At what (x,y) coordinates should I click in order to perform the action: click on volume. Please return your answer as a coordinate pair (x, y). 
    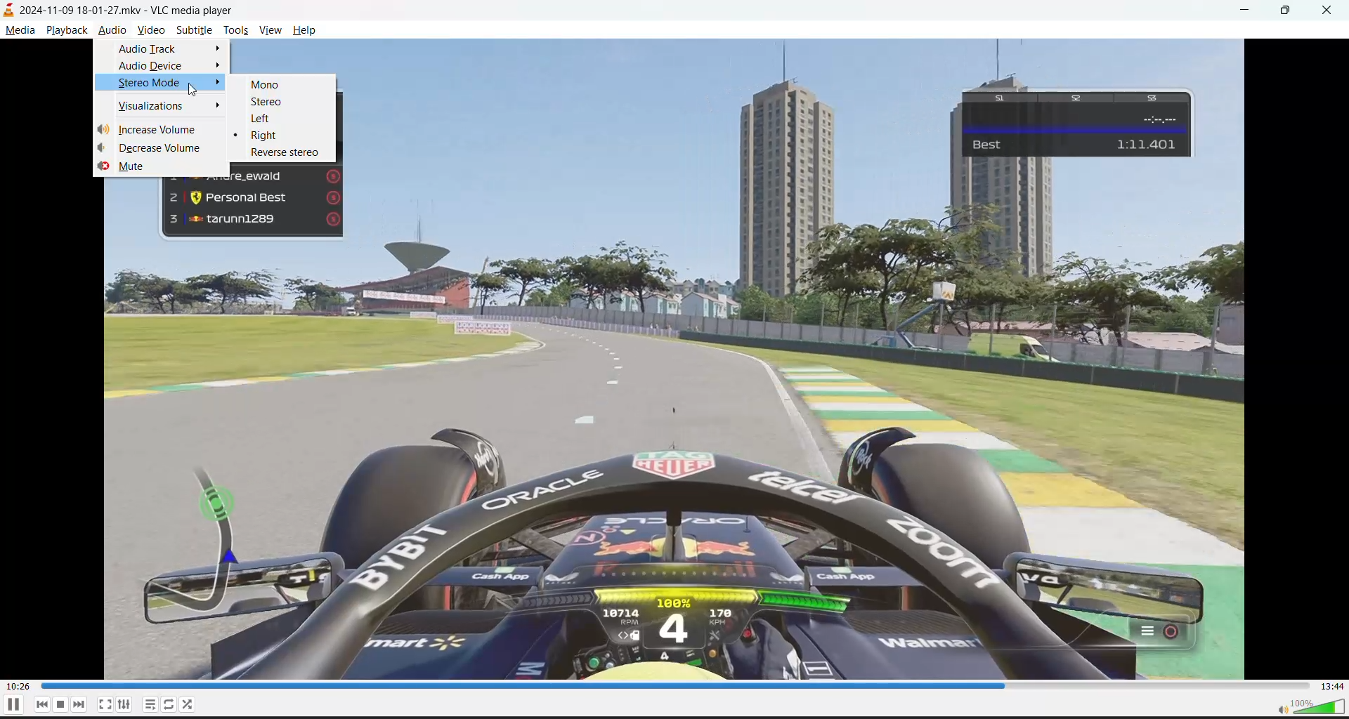
    Looking at the image, I should click on (1310, 708).